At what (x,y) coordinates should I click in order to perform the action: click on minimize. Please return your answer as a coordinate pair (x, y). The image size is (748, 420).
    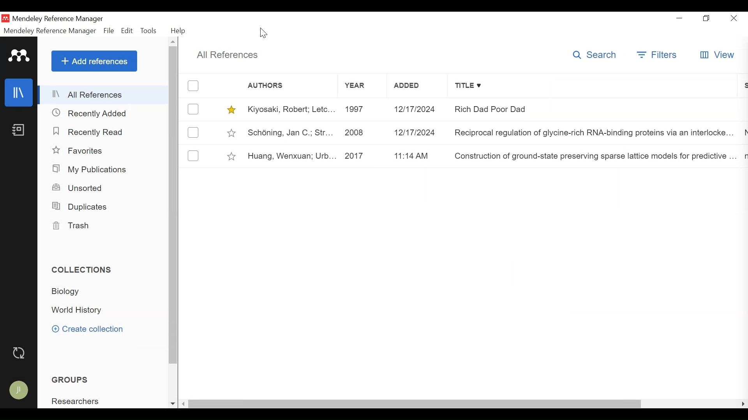
    Looking at the image, I should click on (680, 17).